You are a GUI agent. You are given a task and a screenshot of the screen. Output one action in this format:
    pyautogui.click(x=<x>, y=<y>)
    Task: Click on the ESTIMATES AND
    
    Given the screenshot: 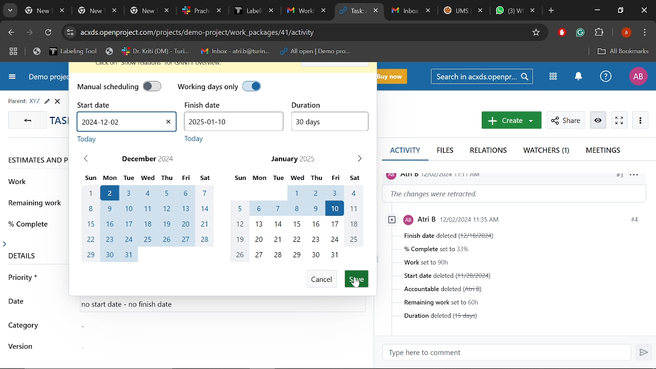 What is the action you would take?
    pyautogui.click(x=35, y=159)
    